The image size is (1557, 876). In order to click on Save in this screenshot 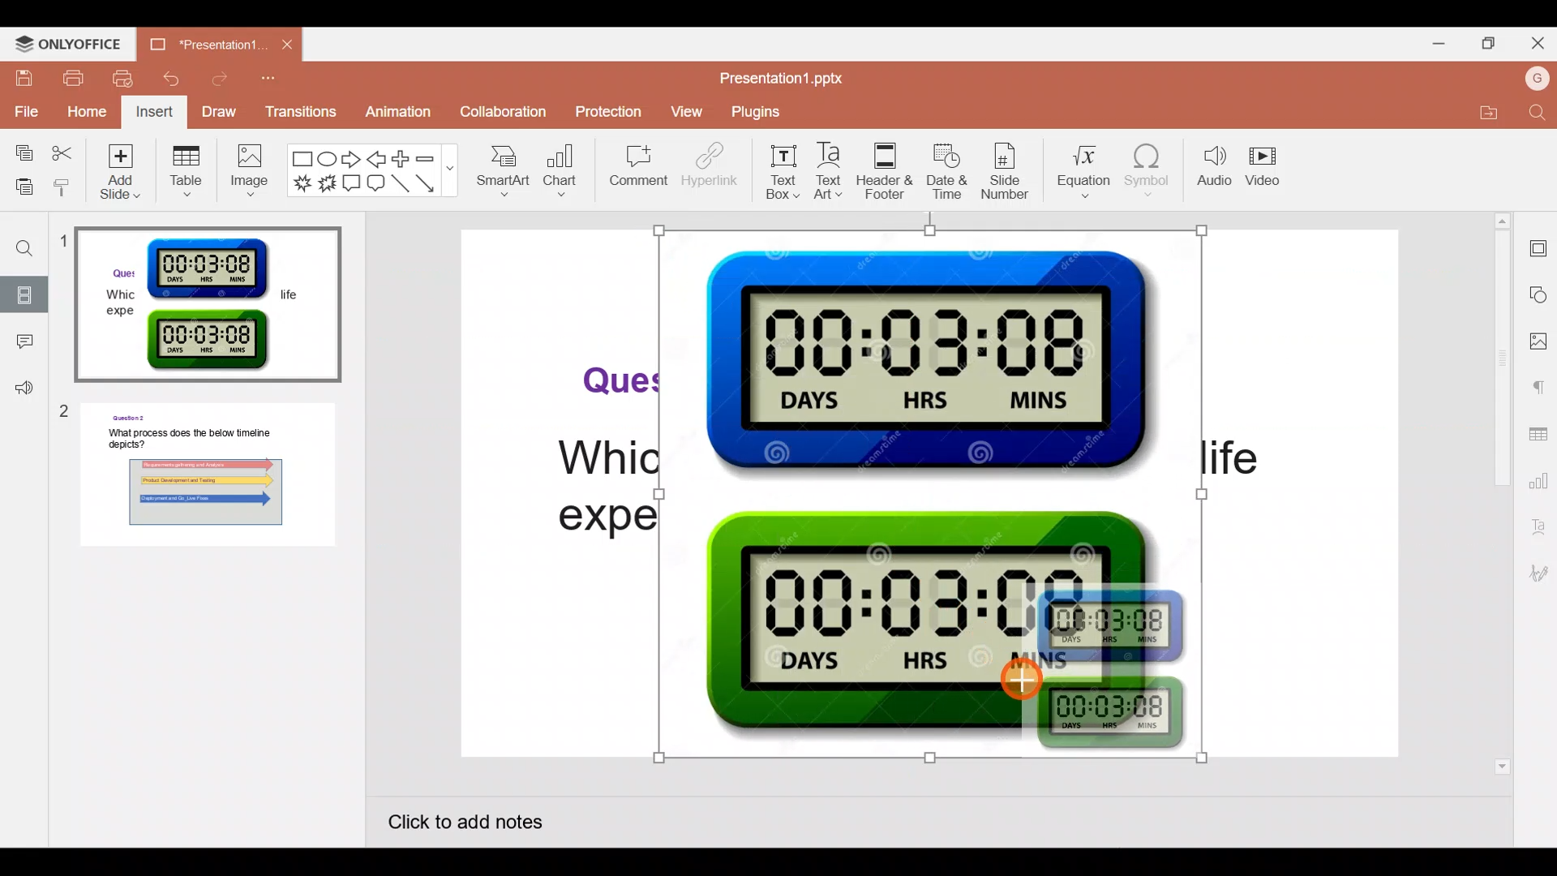, I will do `click(26, 81)`.